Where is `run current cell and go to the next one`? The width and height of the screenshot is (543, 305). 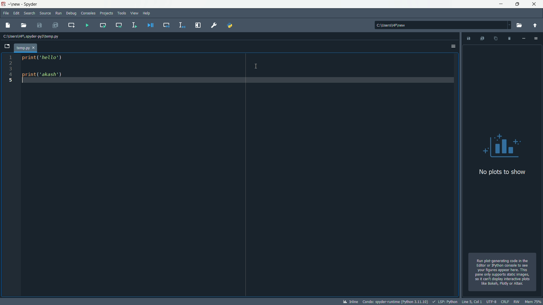
run current cell and go to the next one is located at coordinates (118, 25).